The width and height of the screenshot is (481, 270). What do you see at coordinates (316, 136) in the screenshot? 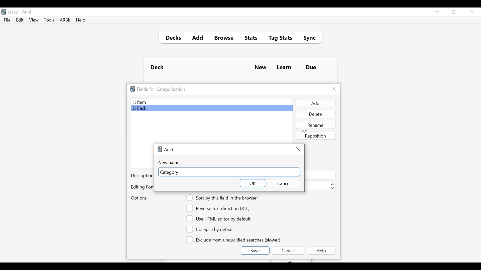
I see `Reposition` at bounding box center [316, 136].